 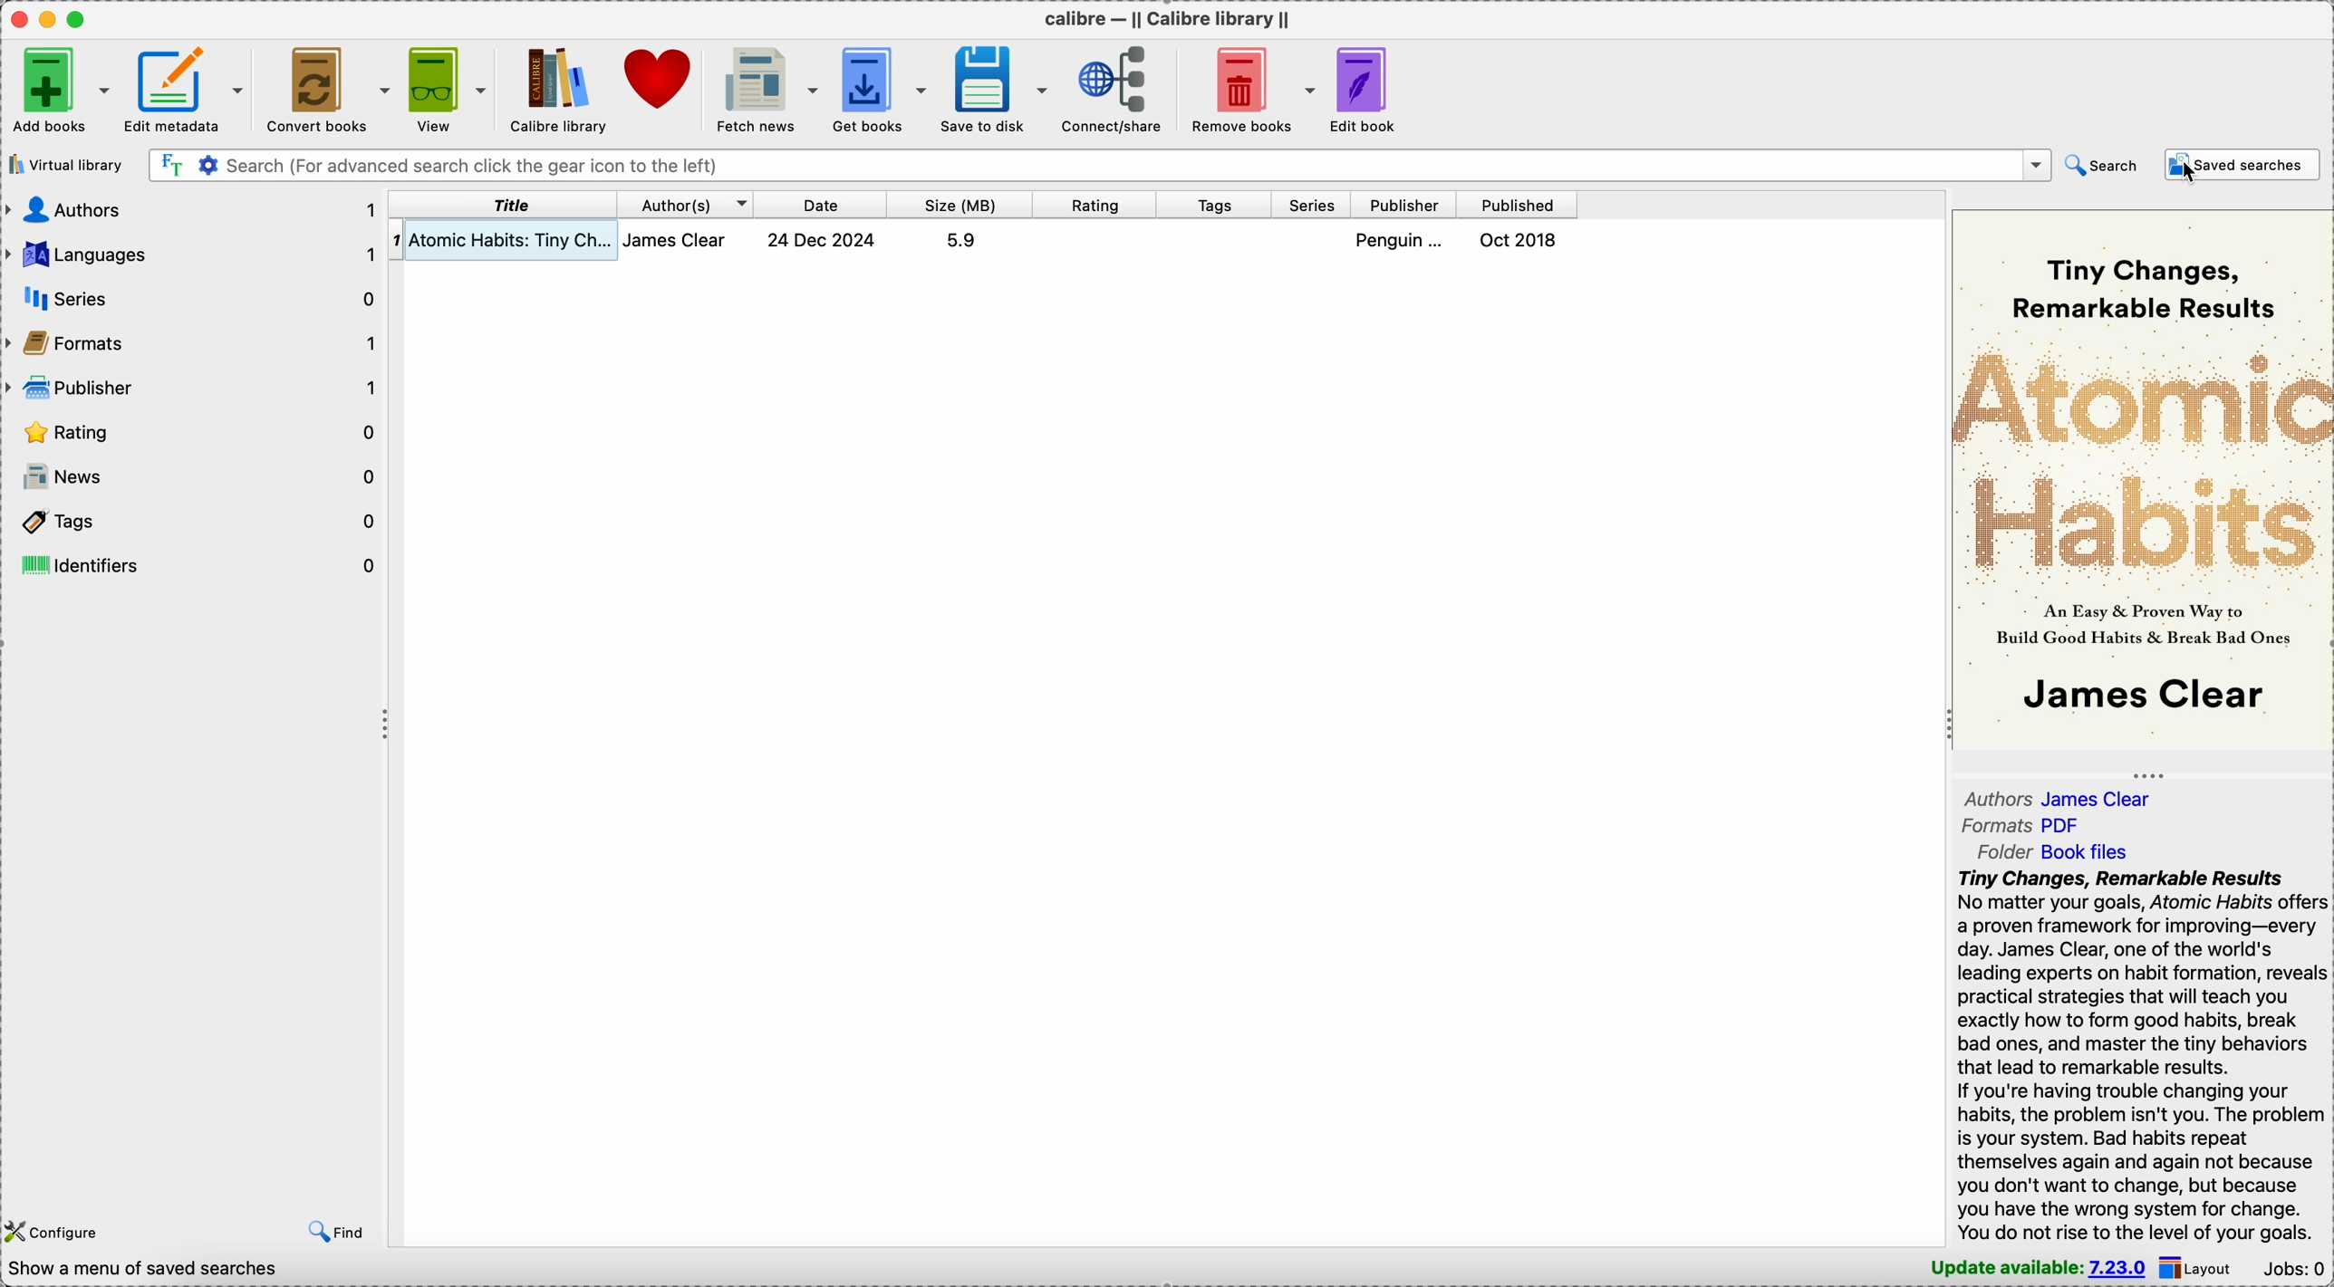 I want to click on cursor, so click(x=2190, y=171).